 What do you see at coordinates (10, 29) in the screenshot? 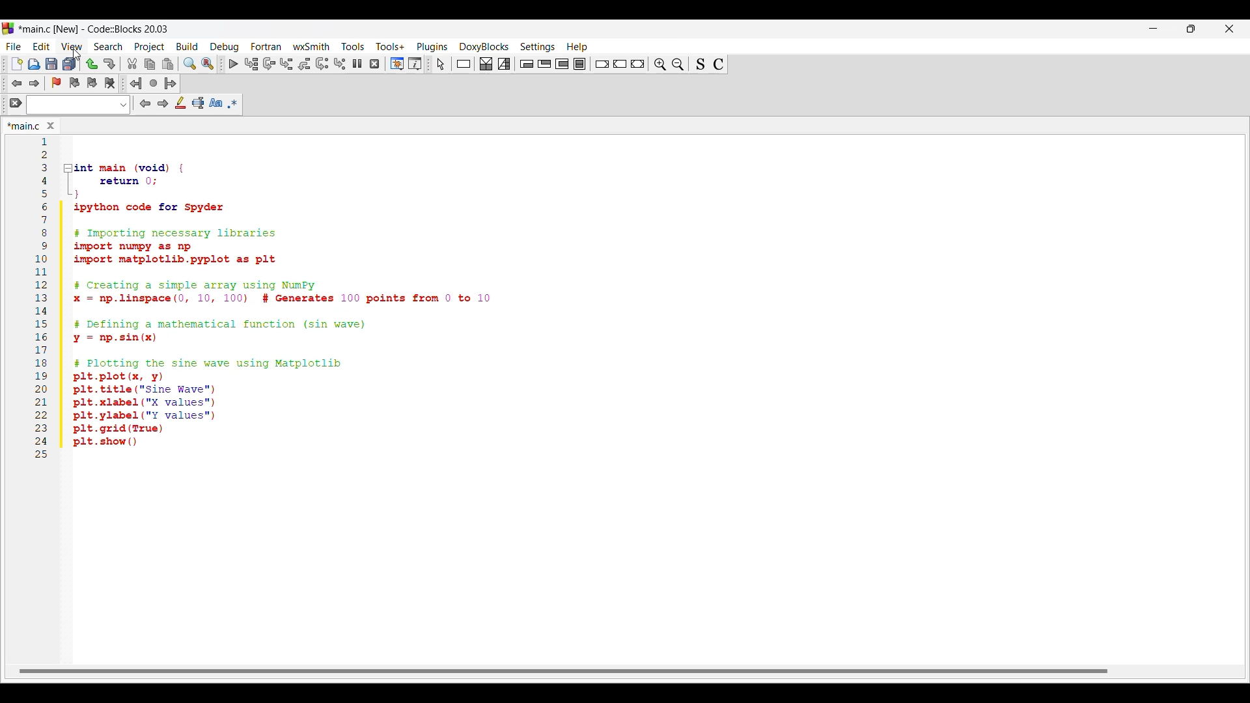
I see `codeblock logo` at bounding box center [10, 29].